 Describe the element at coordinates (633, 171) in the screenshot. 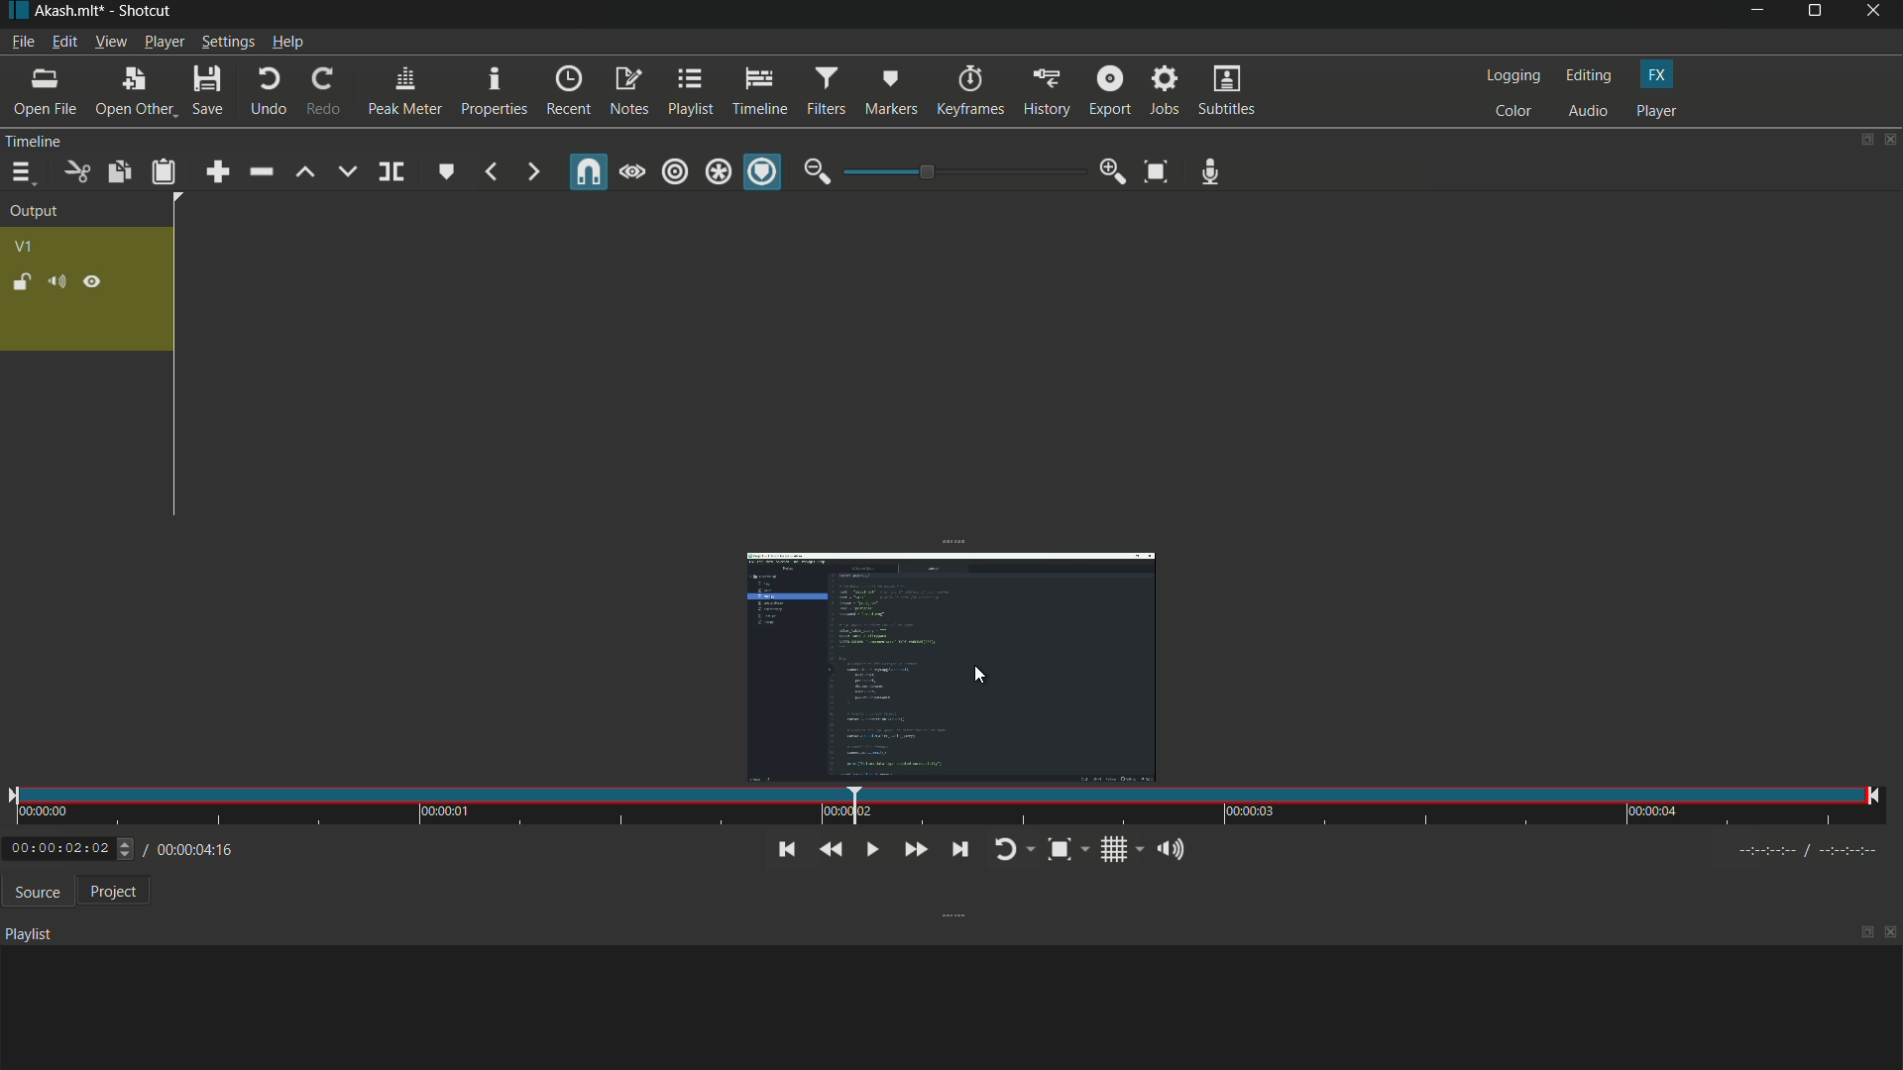

I see `scrub while draging` at that location.